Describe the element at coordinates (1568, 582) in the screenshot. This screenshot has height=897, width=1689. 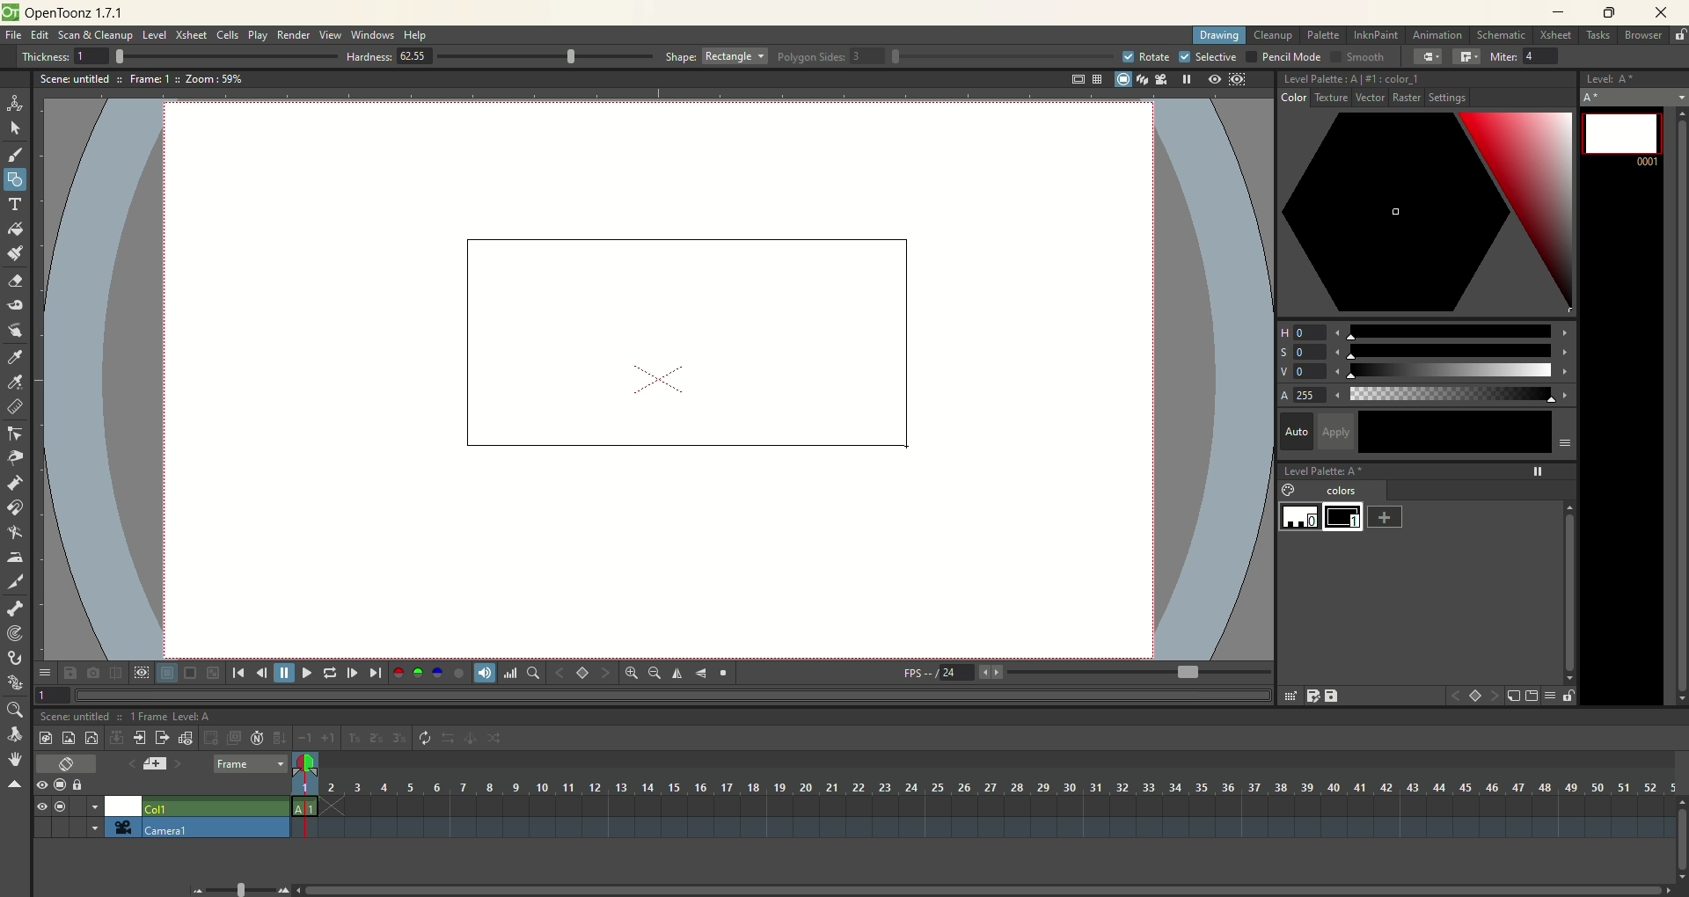
I see `verical scrollbar` at that location.